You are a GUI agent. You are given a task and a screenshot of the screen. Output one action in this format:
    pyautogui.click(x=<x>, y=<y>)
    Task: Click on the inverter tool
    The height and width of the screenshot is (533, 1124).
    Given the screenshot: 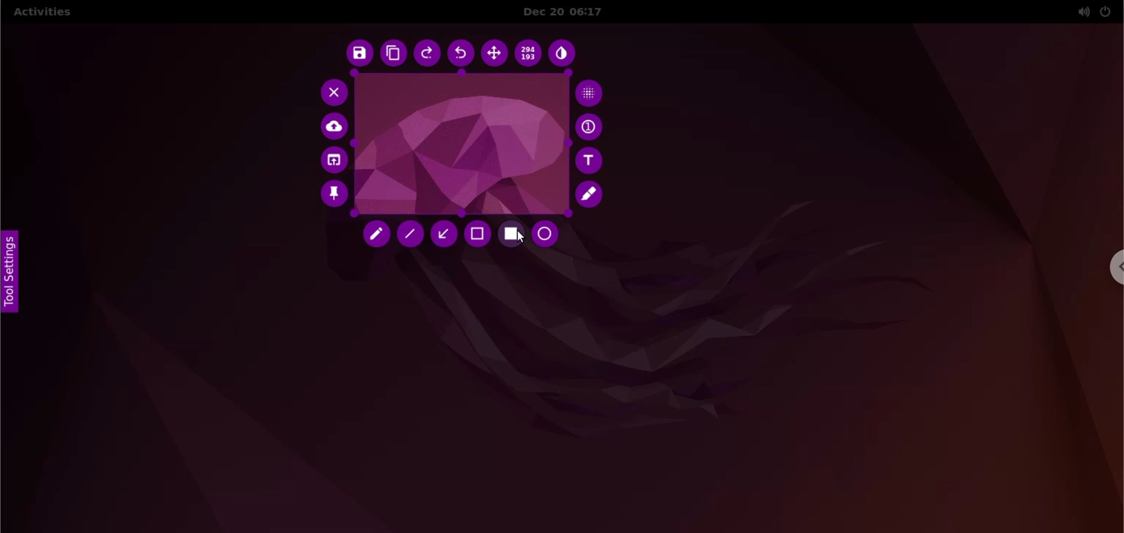 What is the action you would take?
    pyautogui.click(x=563, y=55)
    